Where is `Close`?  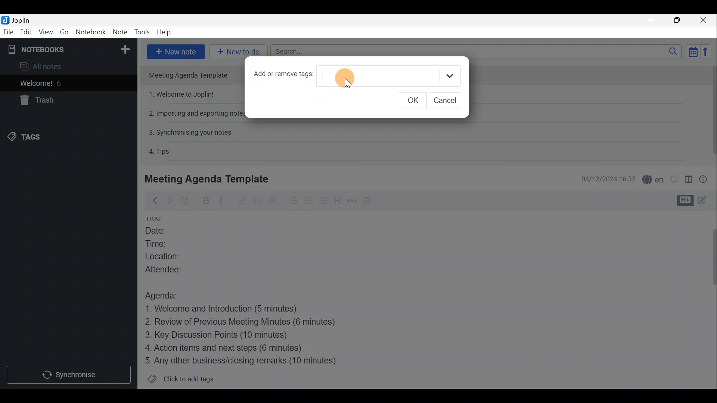
Close is located at coordinates (704, 21).